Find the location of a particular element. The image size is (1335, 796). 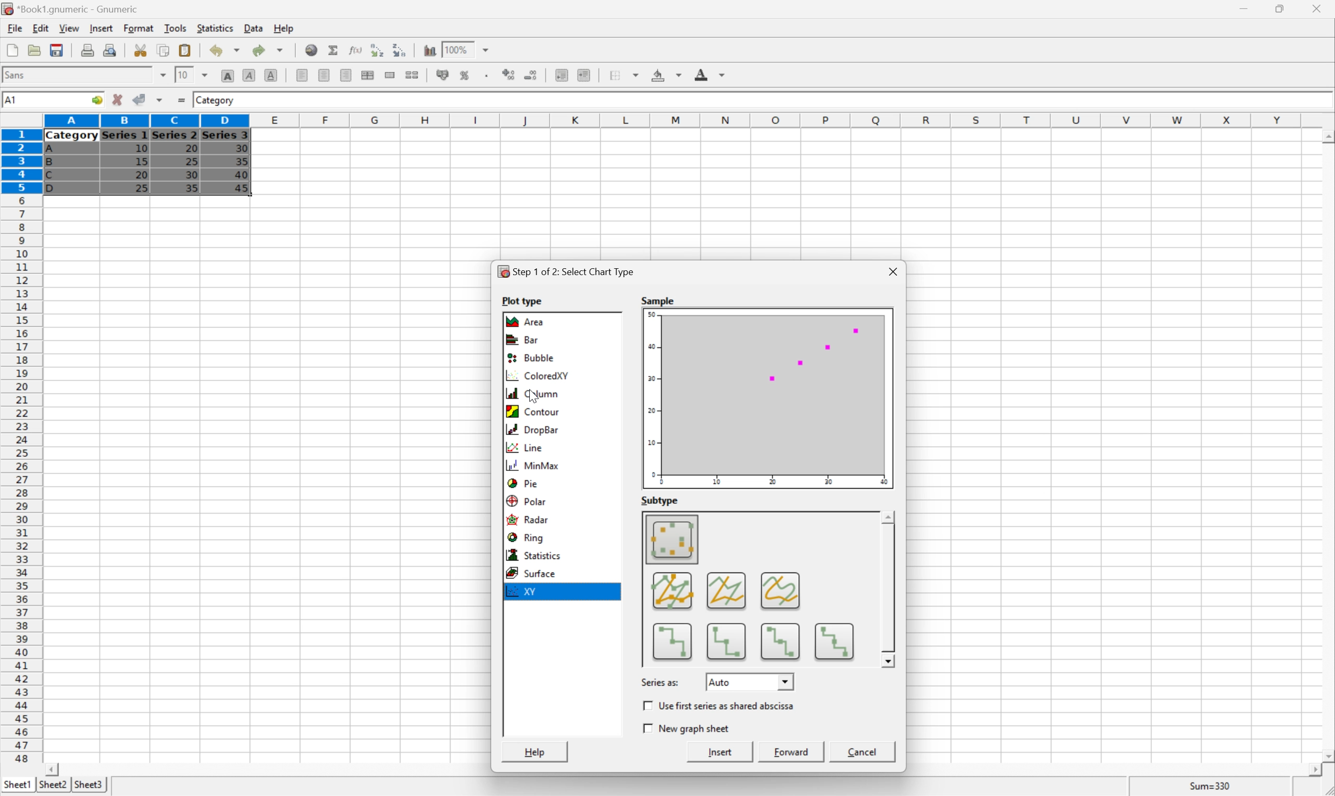

Sum in current cell is located at coordinates (334, 50).